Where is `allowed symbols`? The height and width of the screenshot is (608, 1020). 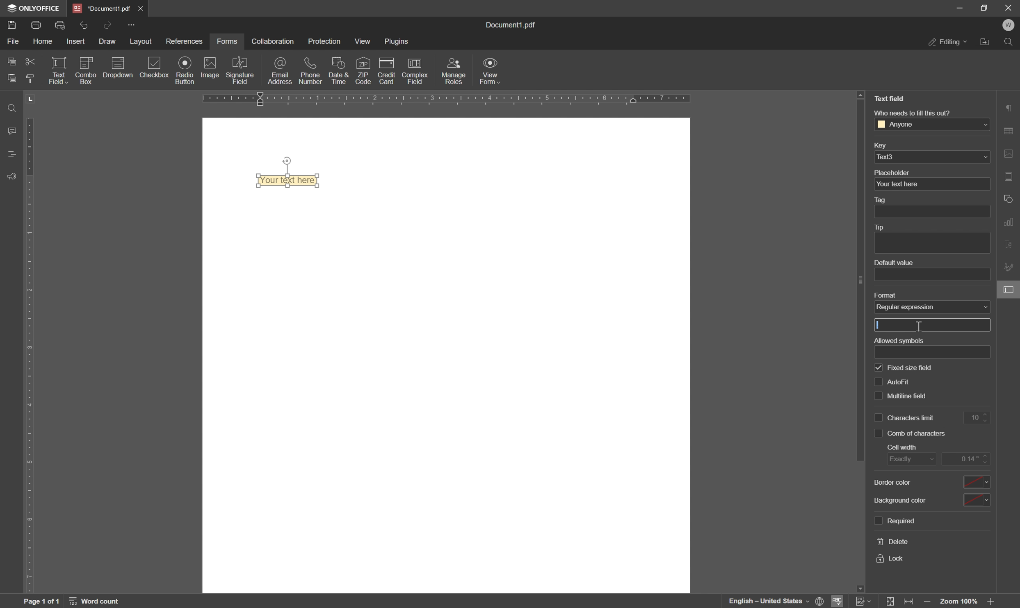 allowed symbols is located at coordinates (898, 340).